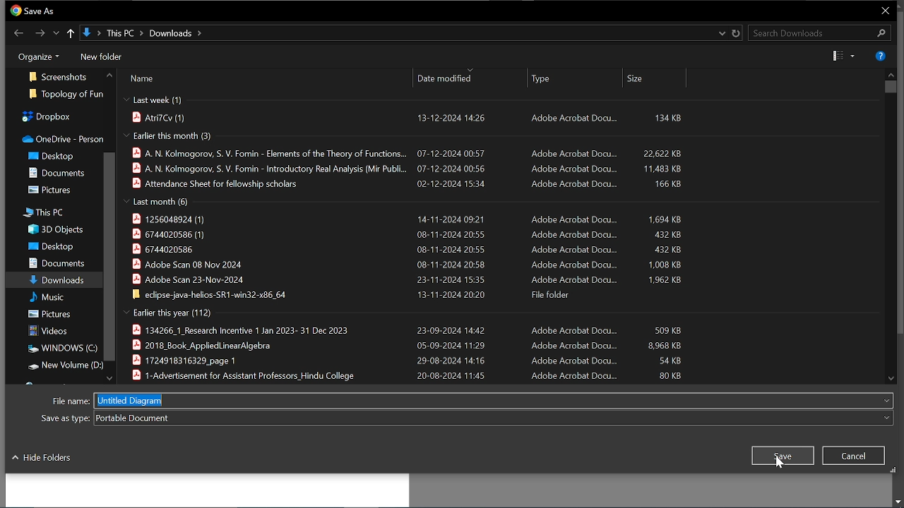 The image size is (904, 508). Describe the element at coordinates (221, 185) in the screenshot. I see `| Attendance Sheet for fellowship scholars` at that location.